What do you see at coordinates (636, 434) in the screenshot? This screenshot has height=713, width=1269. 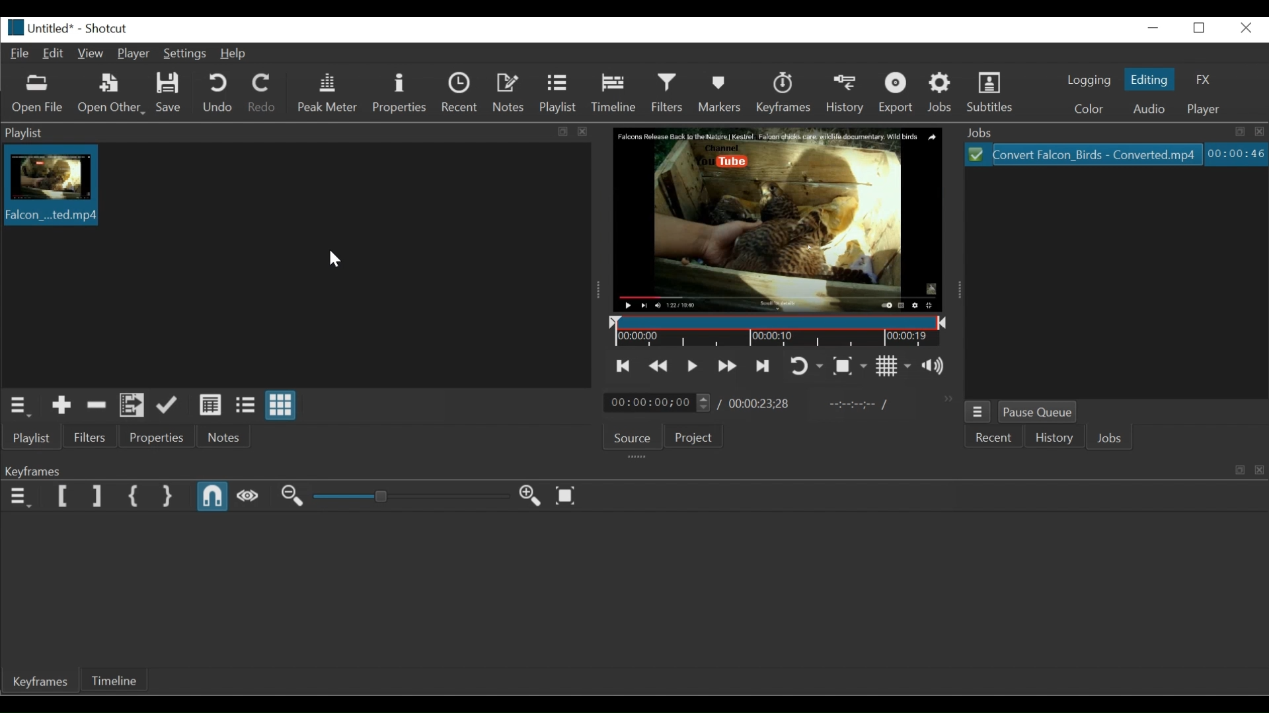 I see `Source` at bounding box center [636, 434].